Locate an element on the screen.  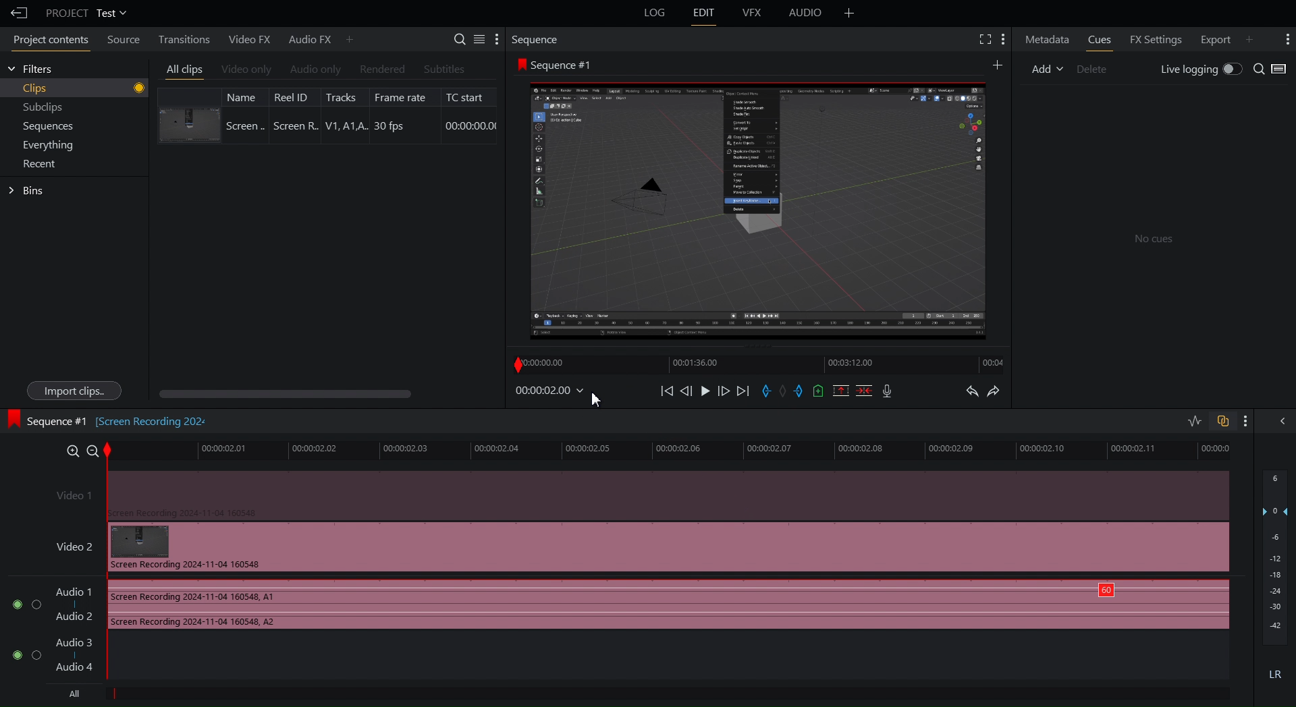
Subtitles is located at coordinates (445, 69).